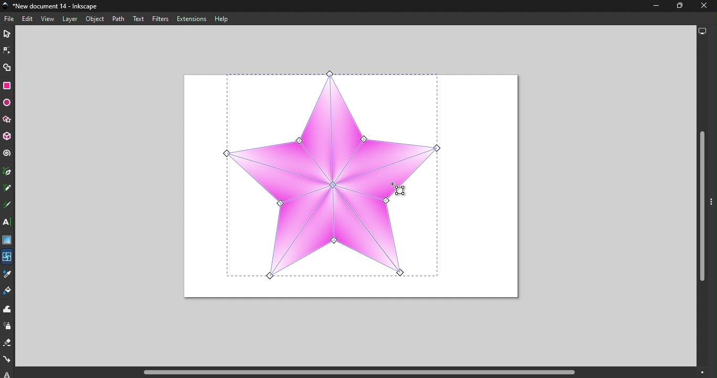  I want to click on Extensions, so click(191, 19).